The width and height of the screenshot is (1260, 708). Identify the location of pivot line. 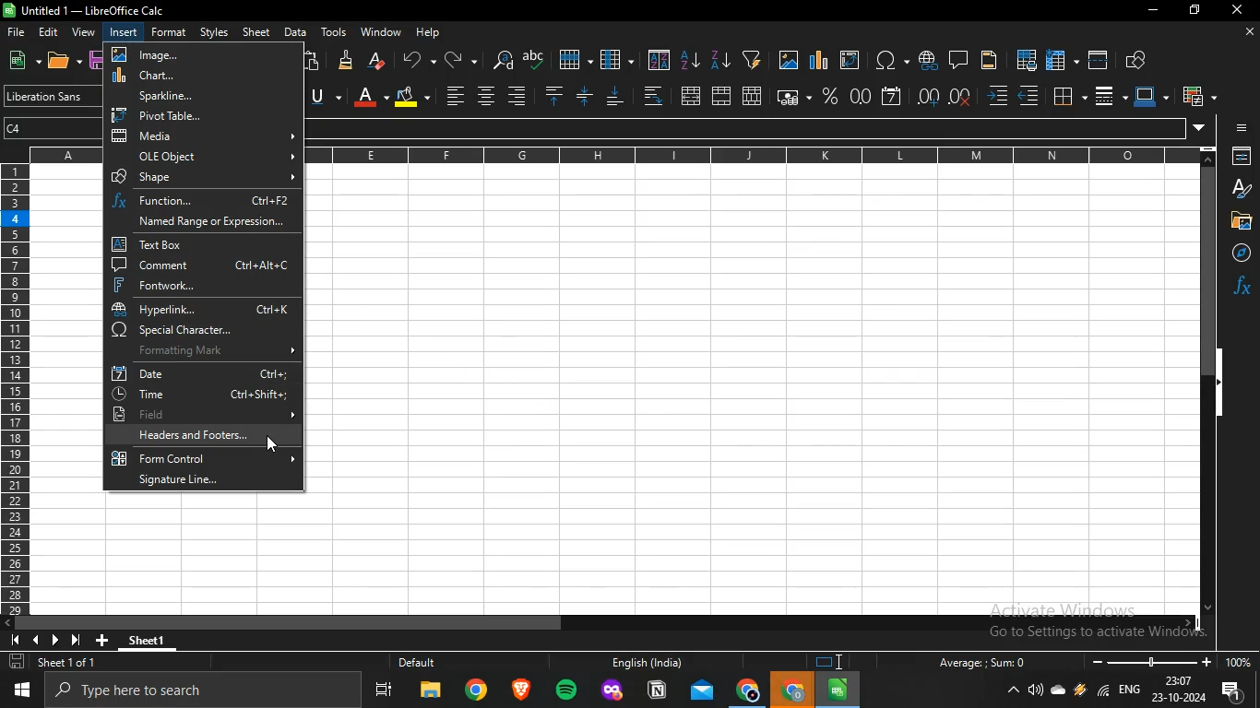
(198, 115).